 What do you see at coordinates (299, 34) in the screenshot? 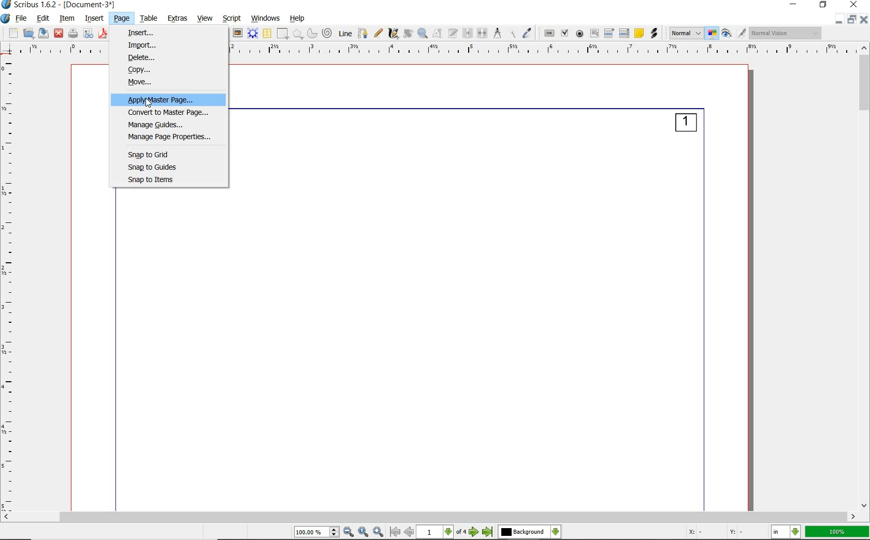
I see `polygon` at bounding box center [299, 34].